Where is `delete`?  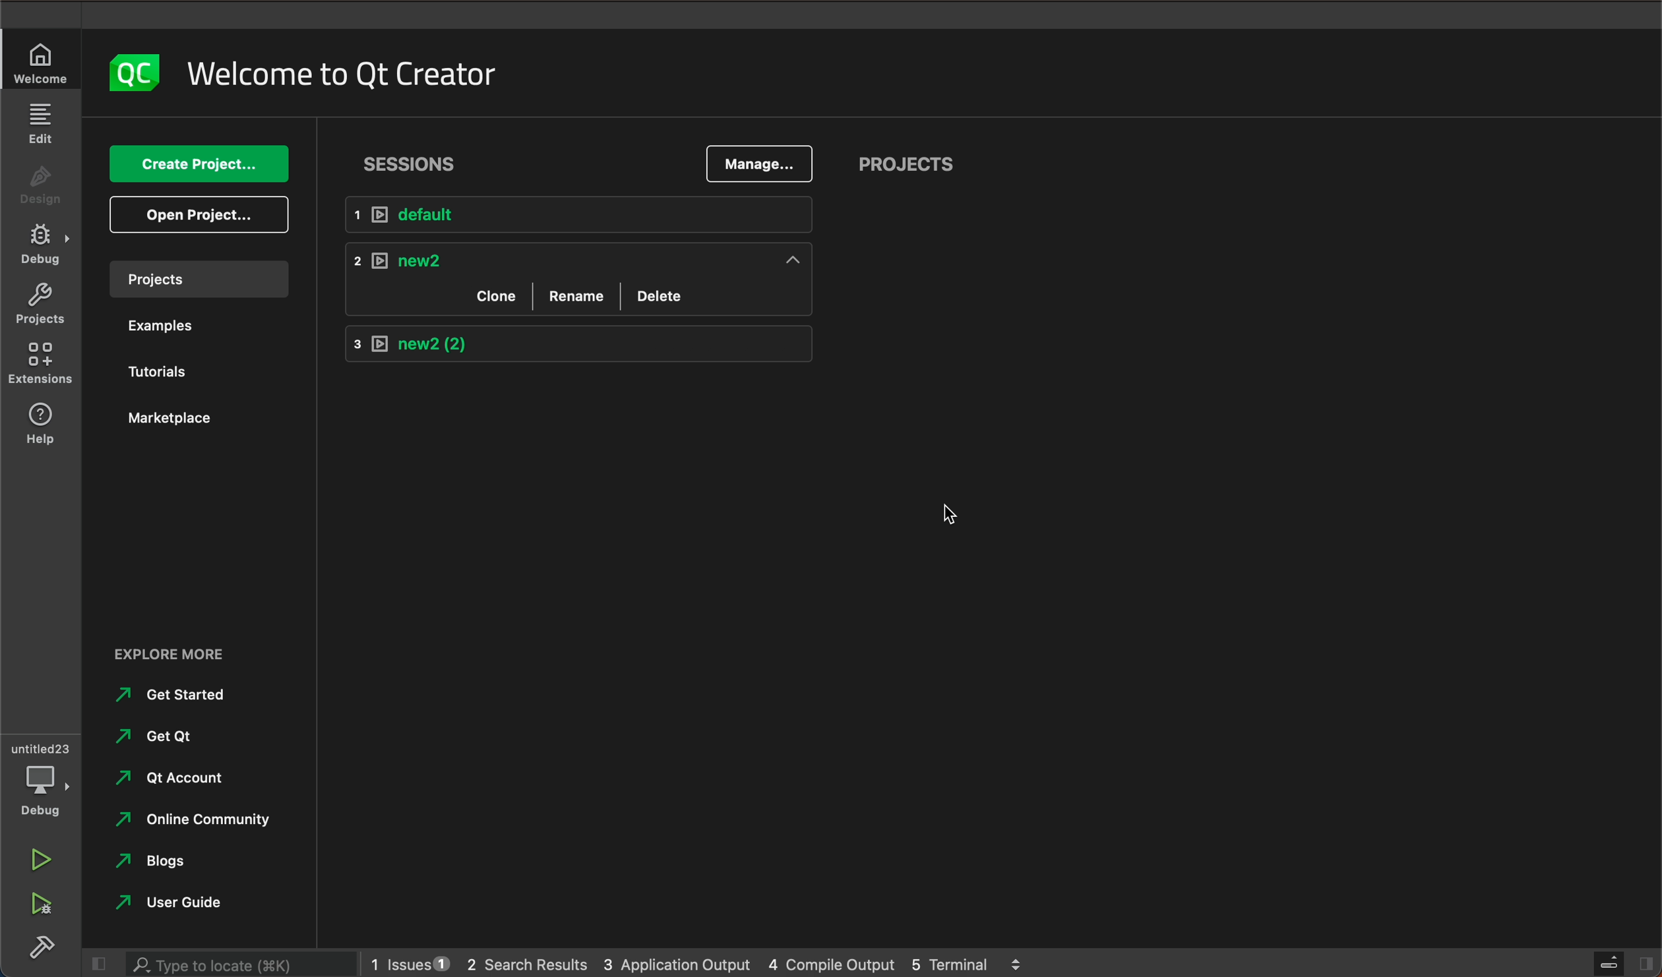 delete is located at coordinates (663, 297).